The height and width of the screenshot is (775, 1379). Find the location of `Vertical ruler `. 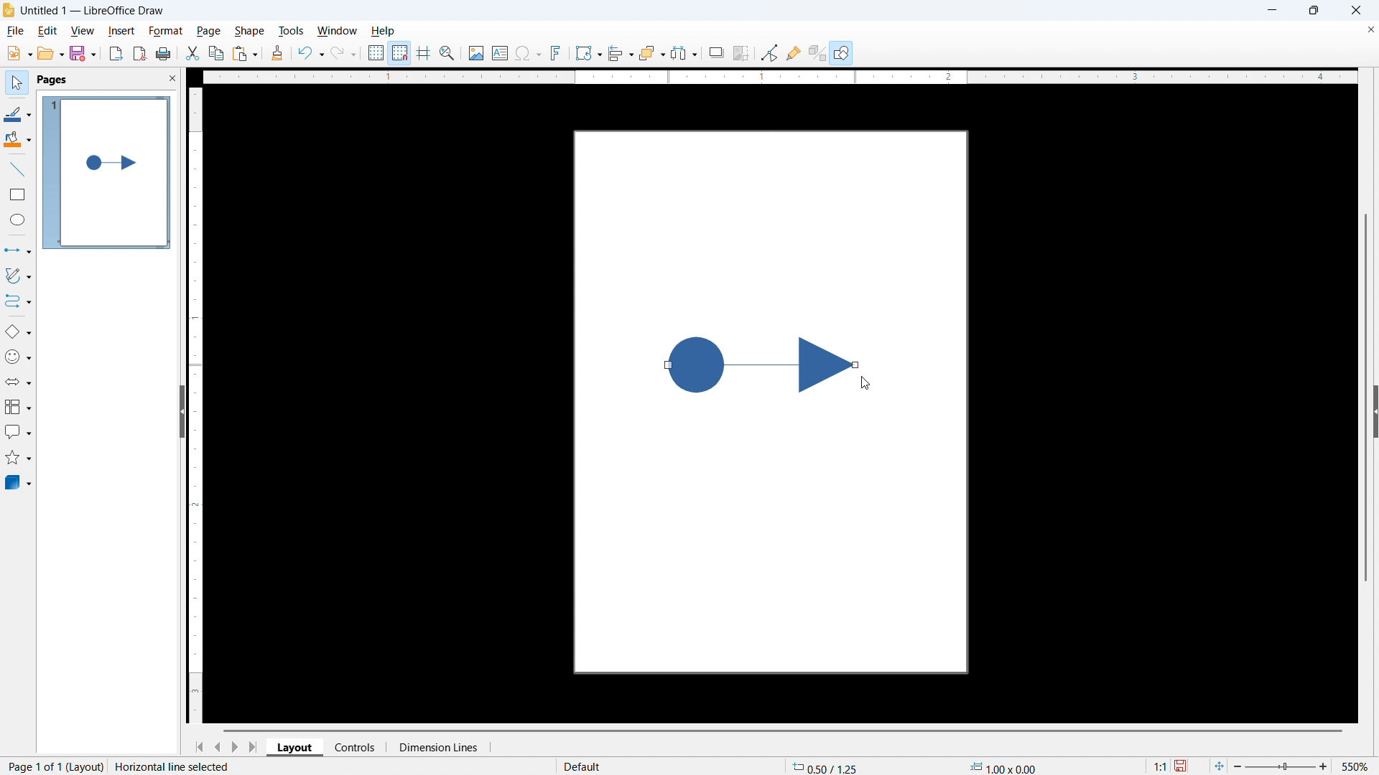

Vertical ruler  is located at coordinates (196, 405).